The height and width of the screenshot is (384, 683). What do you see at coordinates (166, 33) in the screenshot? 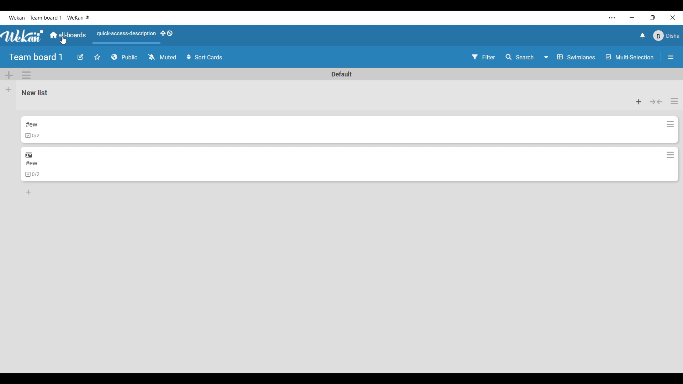
I see `Show desktop drag handles` at bounding box center [166, 33].